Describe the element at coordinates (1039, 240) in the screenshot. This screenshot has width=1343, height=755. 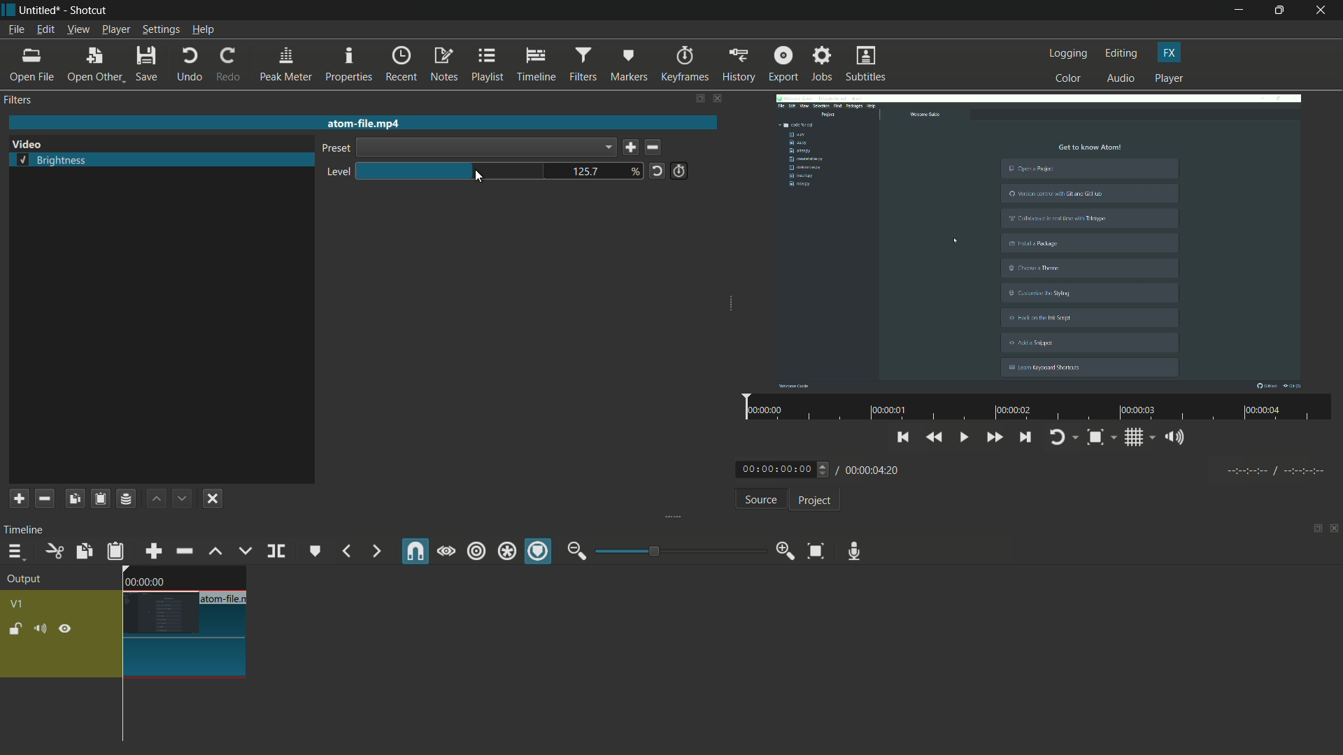
I see `video` at that location.